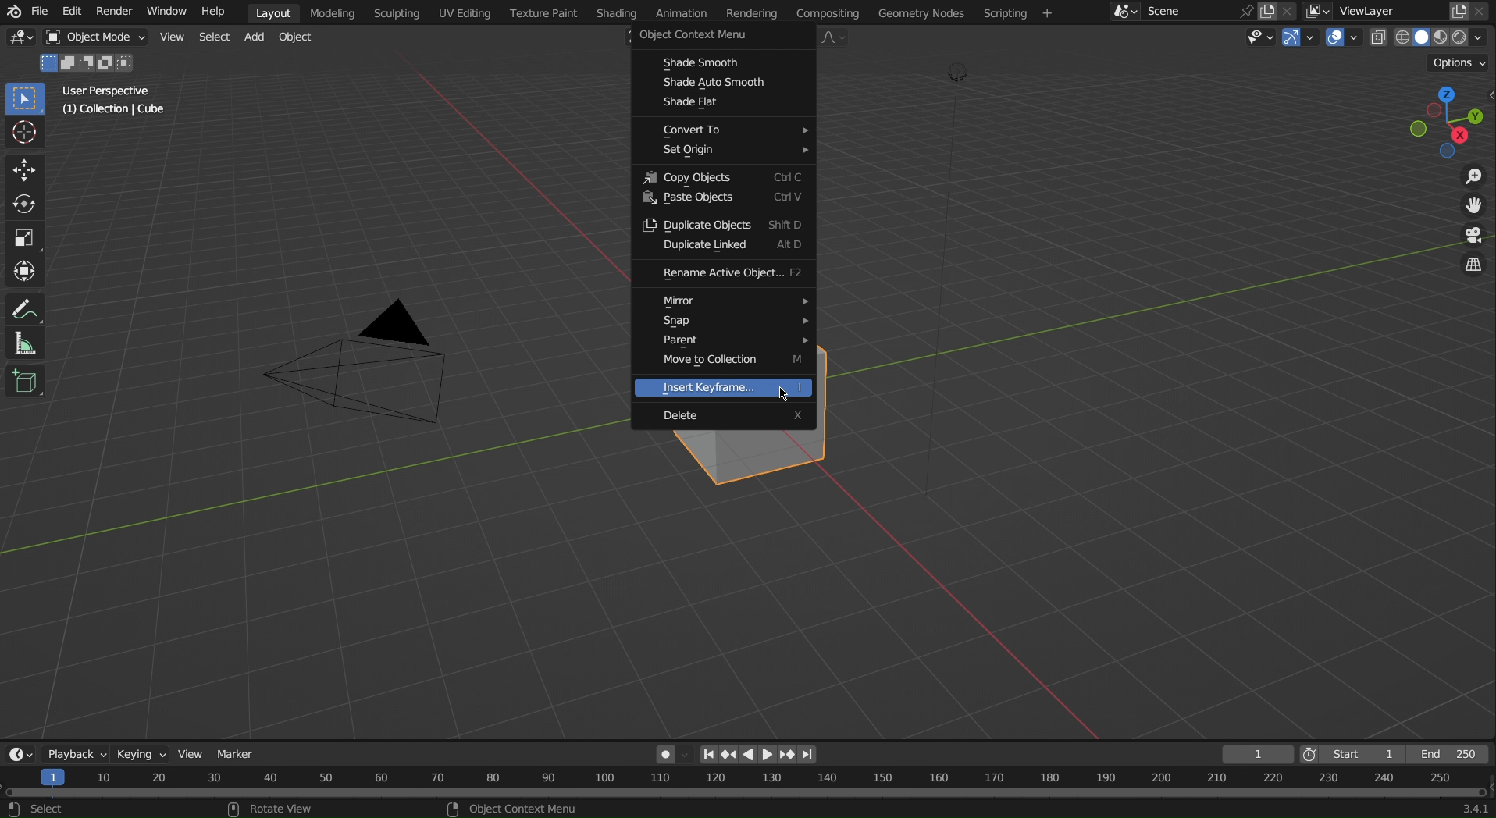 The width and height of the screenshot is (1496, 818). I want to click on Options, so click(1457, 64).